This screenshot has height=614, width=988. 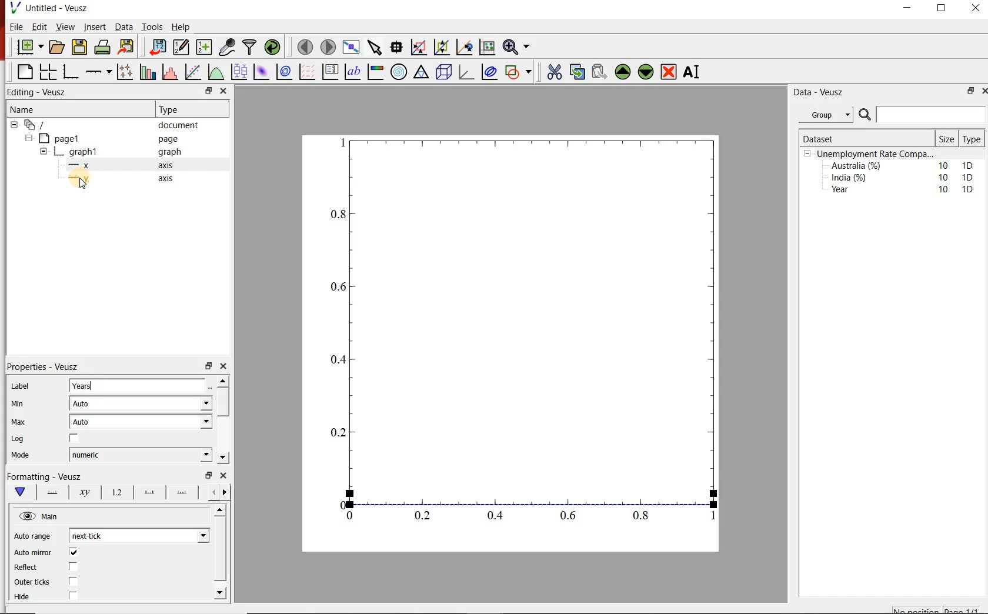 What do you see at coordinates (64, 27) in the screenshot?
I see `View` at bounding box center [64, 27].